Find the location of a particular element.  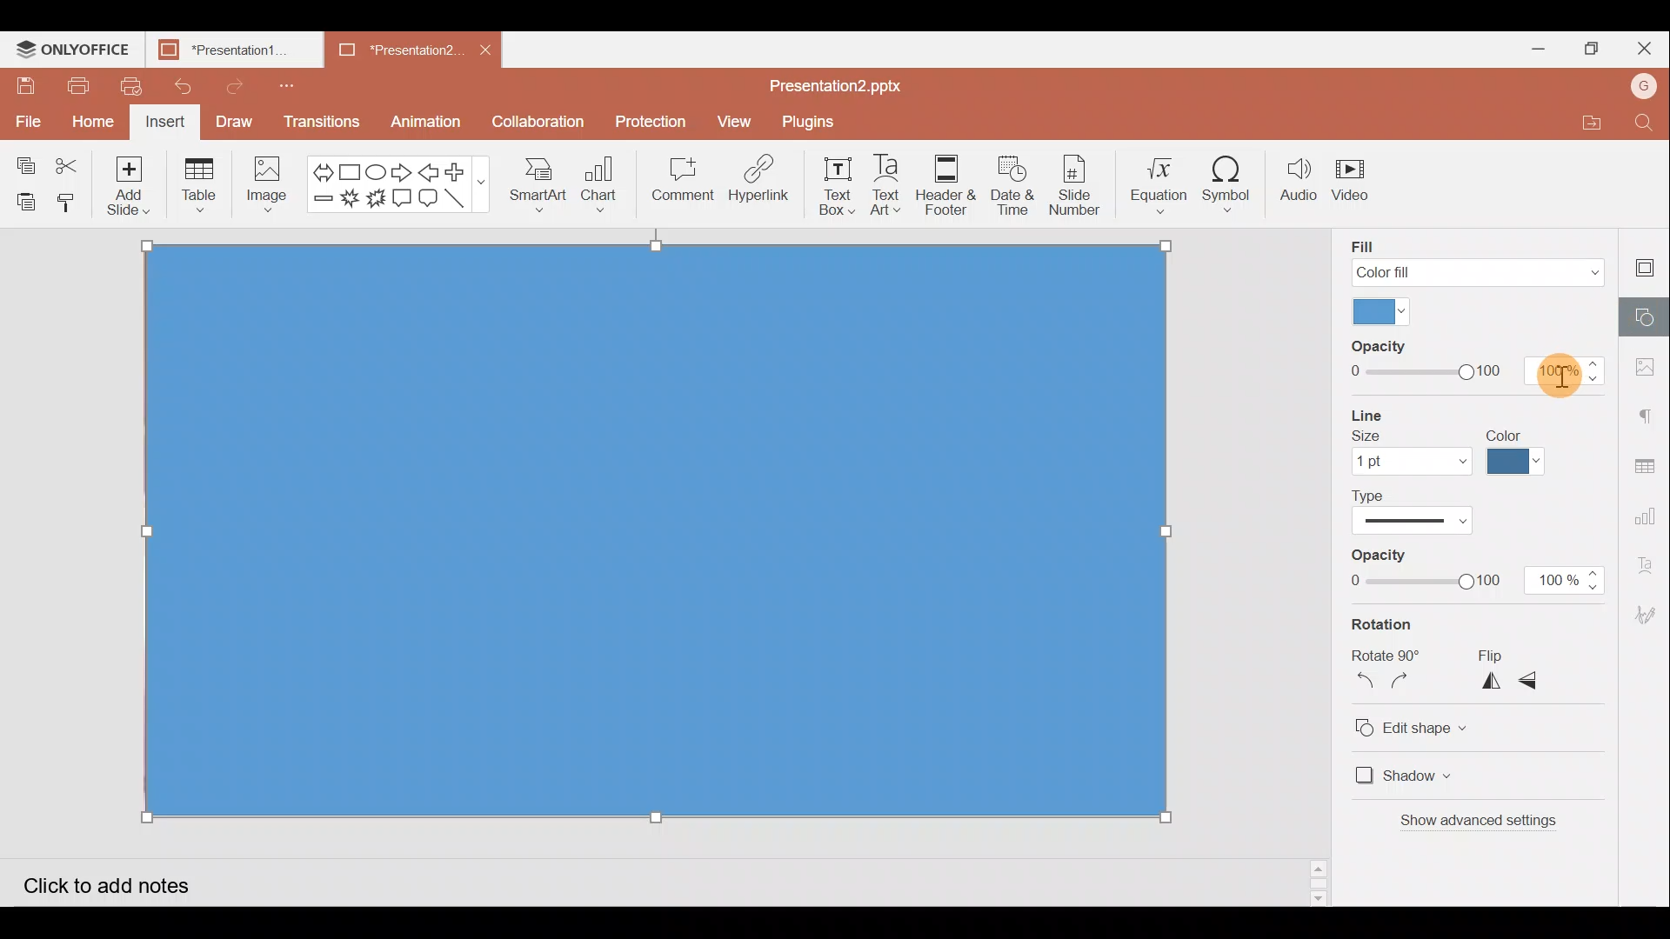

Rotate 90 degrees counterclockwise is located at coordinates (1364, 684).